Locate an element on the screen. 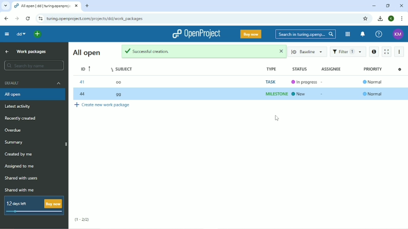 This screenshot has height=229, width=408. Configure view is located at coordinates (400, 70).